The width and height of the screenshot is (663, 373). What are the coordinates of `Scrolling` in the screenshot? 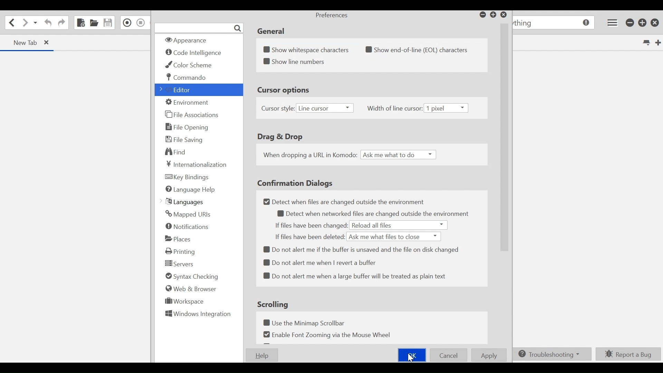 It's located at (274, 304).